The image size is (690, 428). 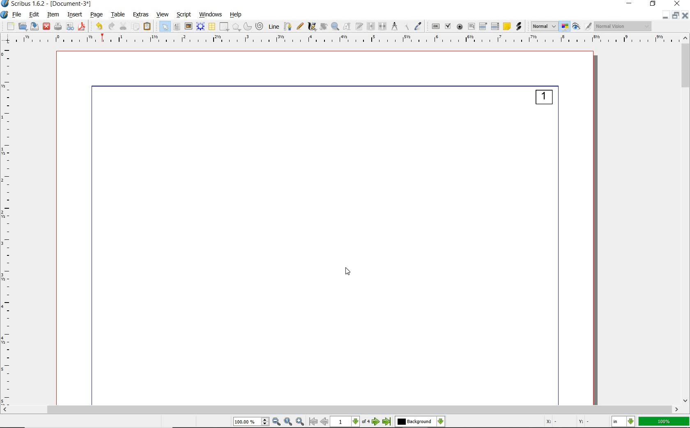 What do you see at coordinates (276, 421) in the screenshot?
I see `Zoom Out` at bounding box center [276, 421].